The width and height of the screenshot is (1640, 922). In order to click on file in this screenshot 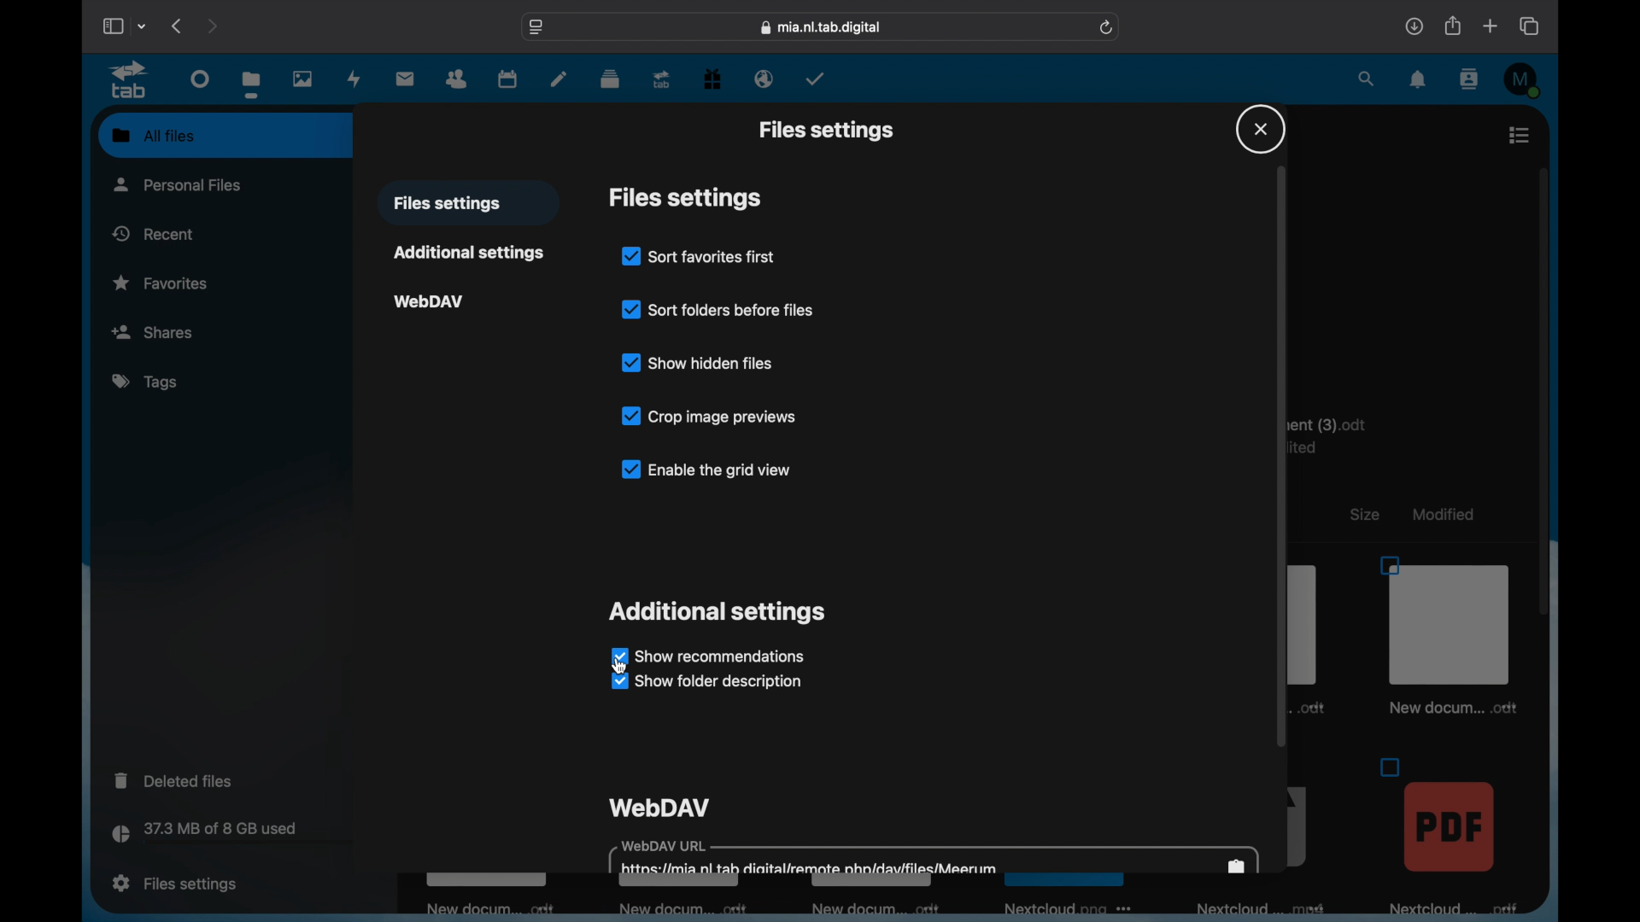, I will do `click(1447, 835)`.